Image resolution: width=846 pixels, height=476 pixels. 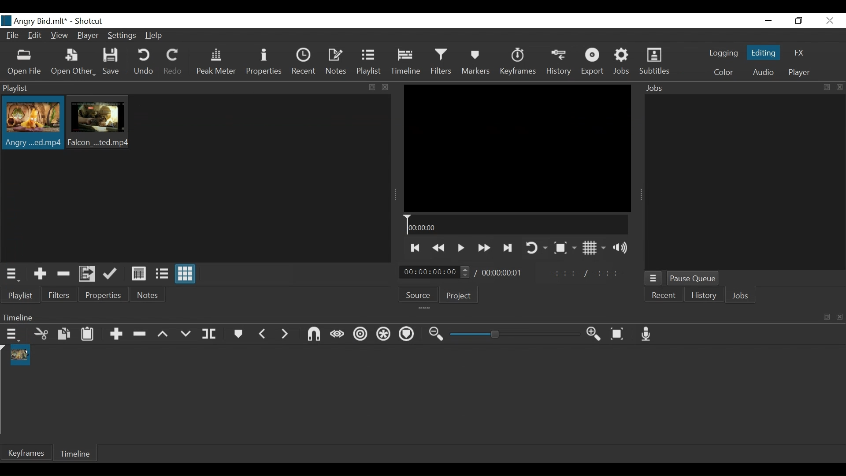 What do you see at coordinates (763, 53) in the screenshot?
I see `Editing` at bounding box center [763, 53].